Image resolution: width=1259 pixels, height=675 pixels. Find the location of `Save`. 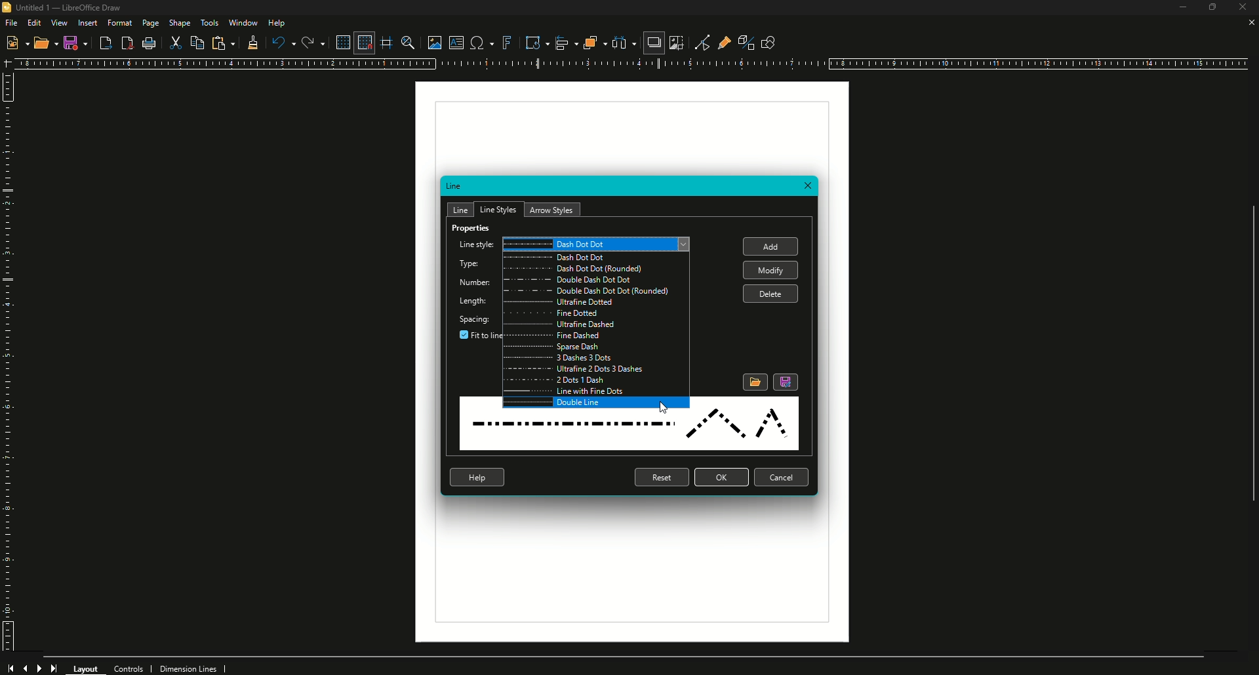

Save is located at coordinates (75, 43).